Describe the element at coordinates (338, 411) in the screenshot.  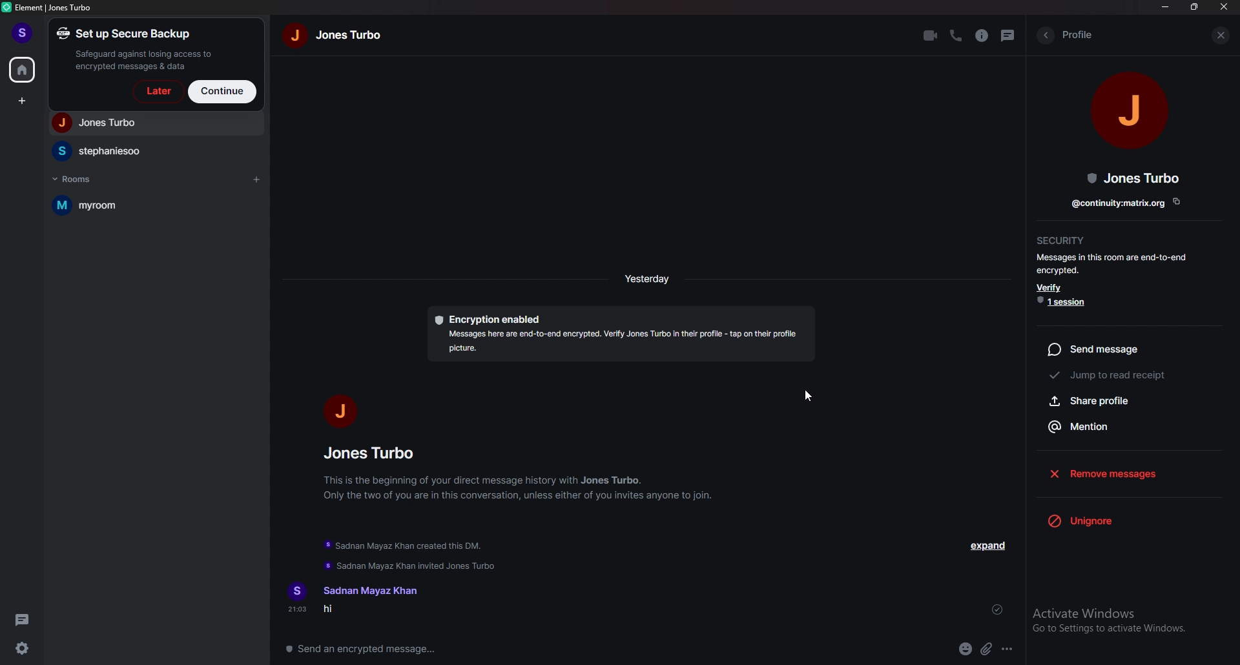
I see `people photo` at that location.